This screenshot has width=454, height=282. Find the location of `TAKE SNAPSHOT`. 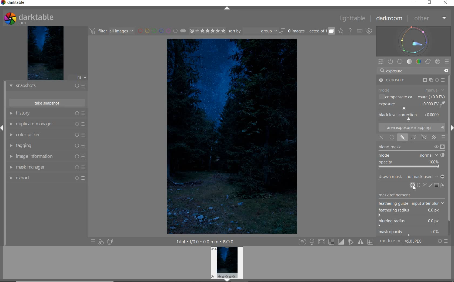

TAKE SNAPSHOT is located at coordinates (48, 103).